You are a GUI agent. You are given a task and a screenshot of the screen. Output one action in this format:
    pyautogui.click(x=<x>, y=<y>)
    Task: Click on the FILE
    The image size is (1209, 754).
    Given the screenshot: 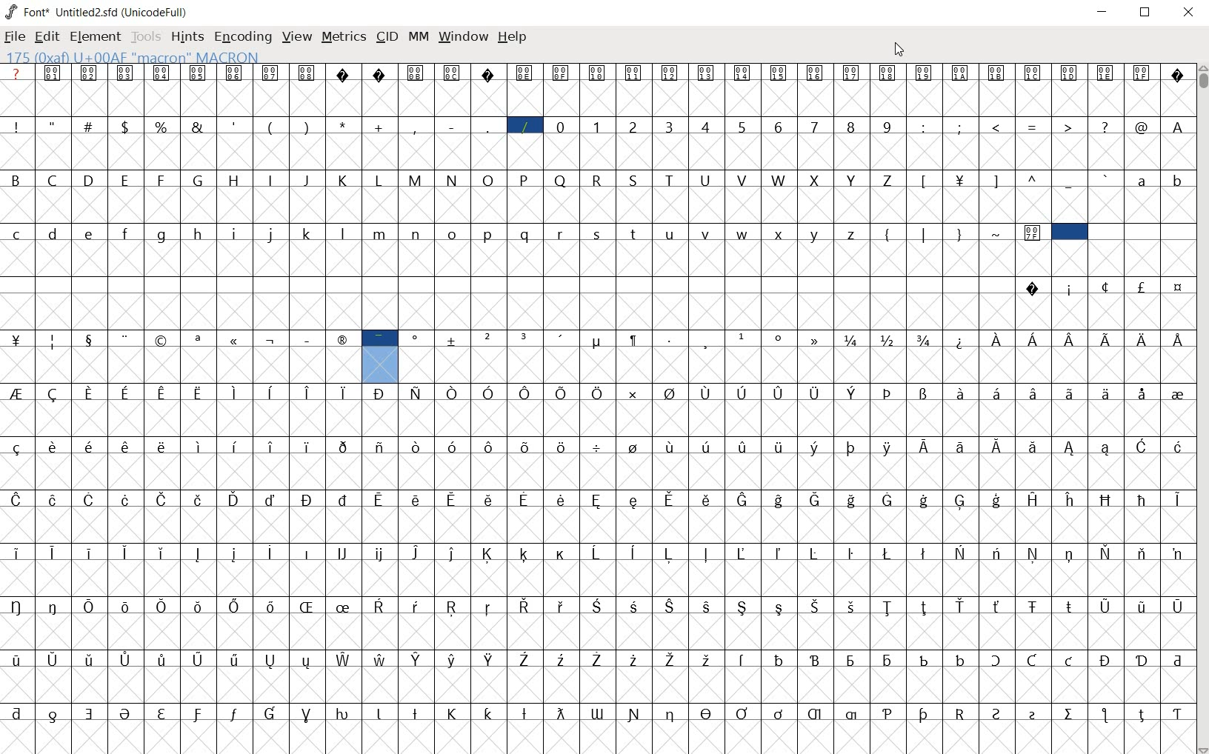 What is the action you would take?
    pyautogui.click(x=15, y=37)
    